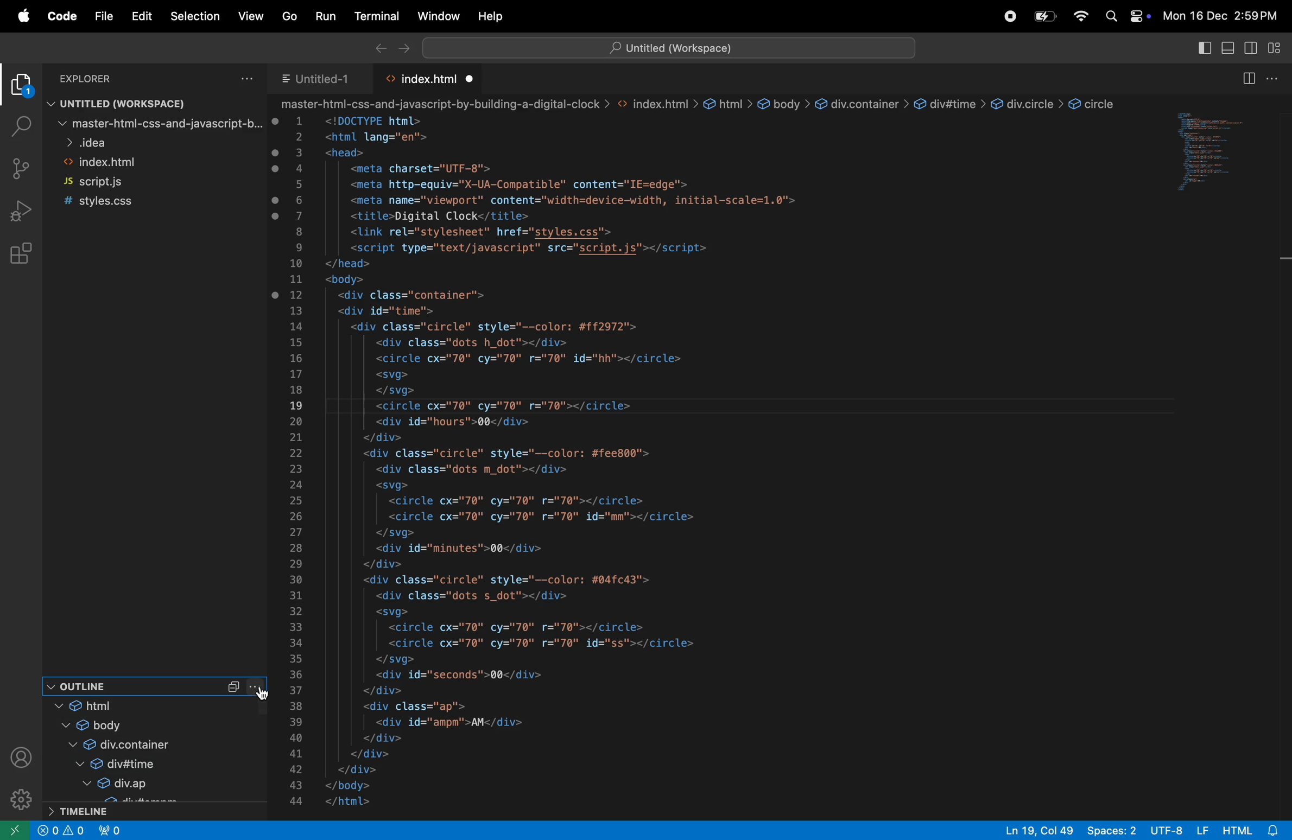 The image size is (1292, 840). What do you see at coordinates (668, 47) in the screenshot?
I see `untitled workspace` at bounding box center [668, 47].